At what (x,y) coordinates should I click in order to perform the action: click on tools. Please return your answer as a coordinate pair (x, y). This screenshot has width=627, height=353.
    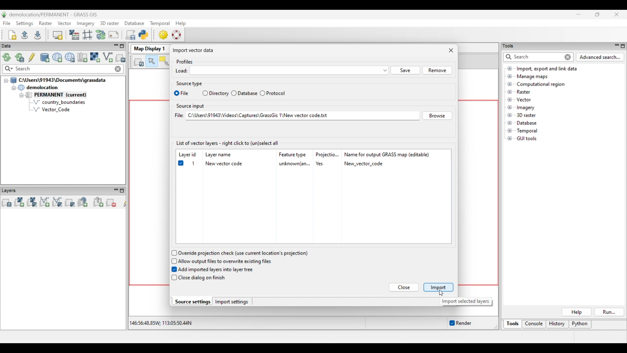
    Looking at the image, I should click on (510, 45).